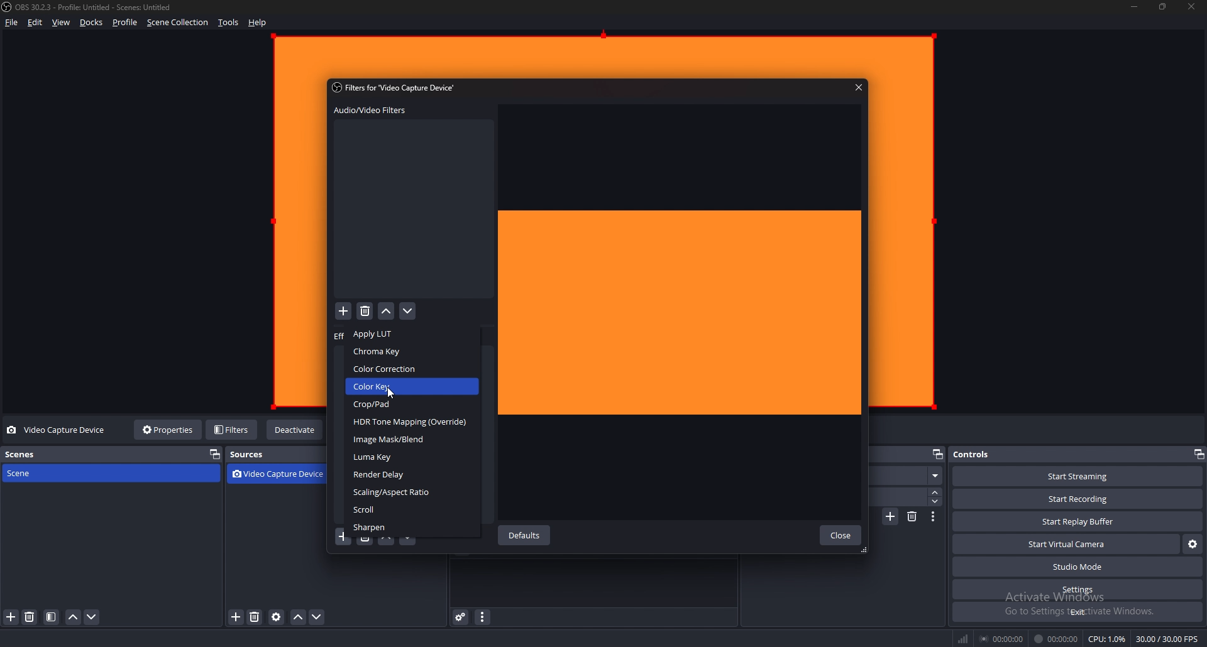 Image resolution: width=1207 pixels, height=647 pixels. What do you see at coordinates (31, 617) in the screenshot?
I see `remove scene` at bounding box center [31, 617].